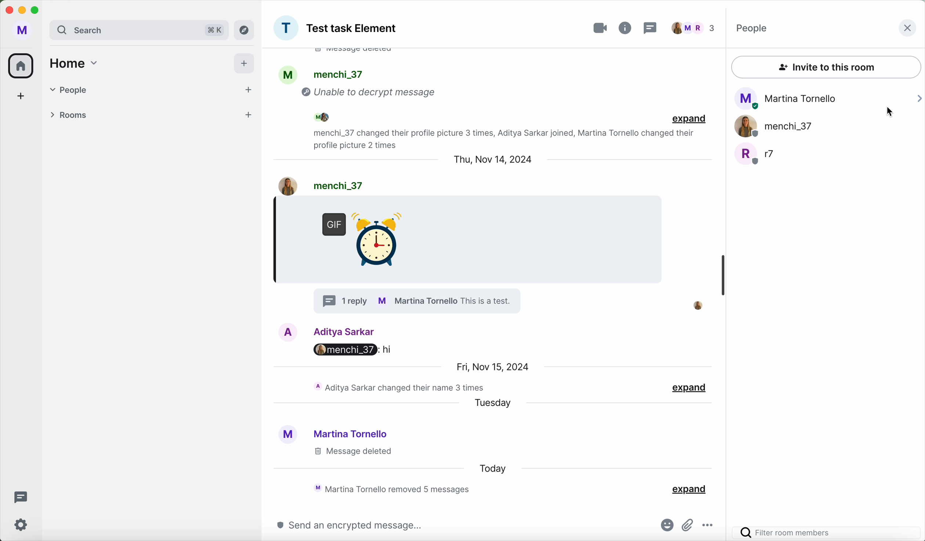  I want to click on activity chat, so click(500, 139).